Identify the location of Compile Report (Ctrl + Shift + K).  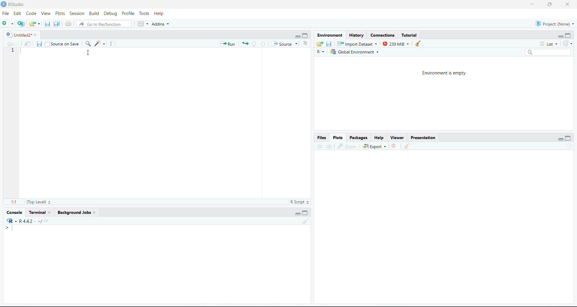
(113, 43).